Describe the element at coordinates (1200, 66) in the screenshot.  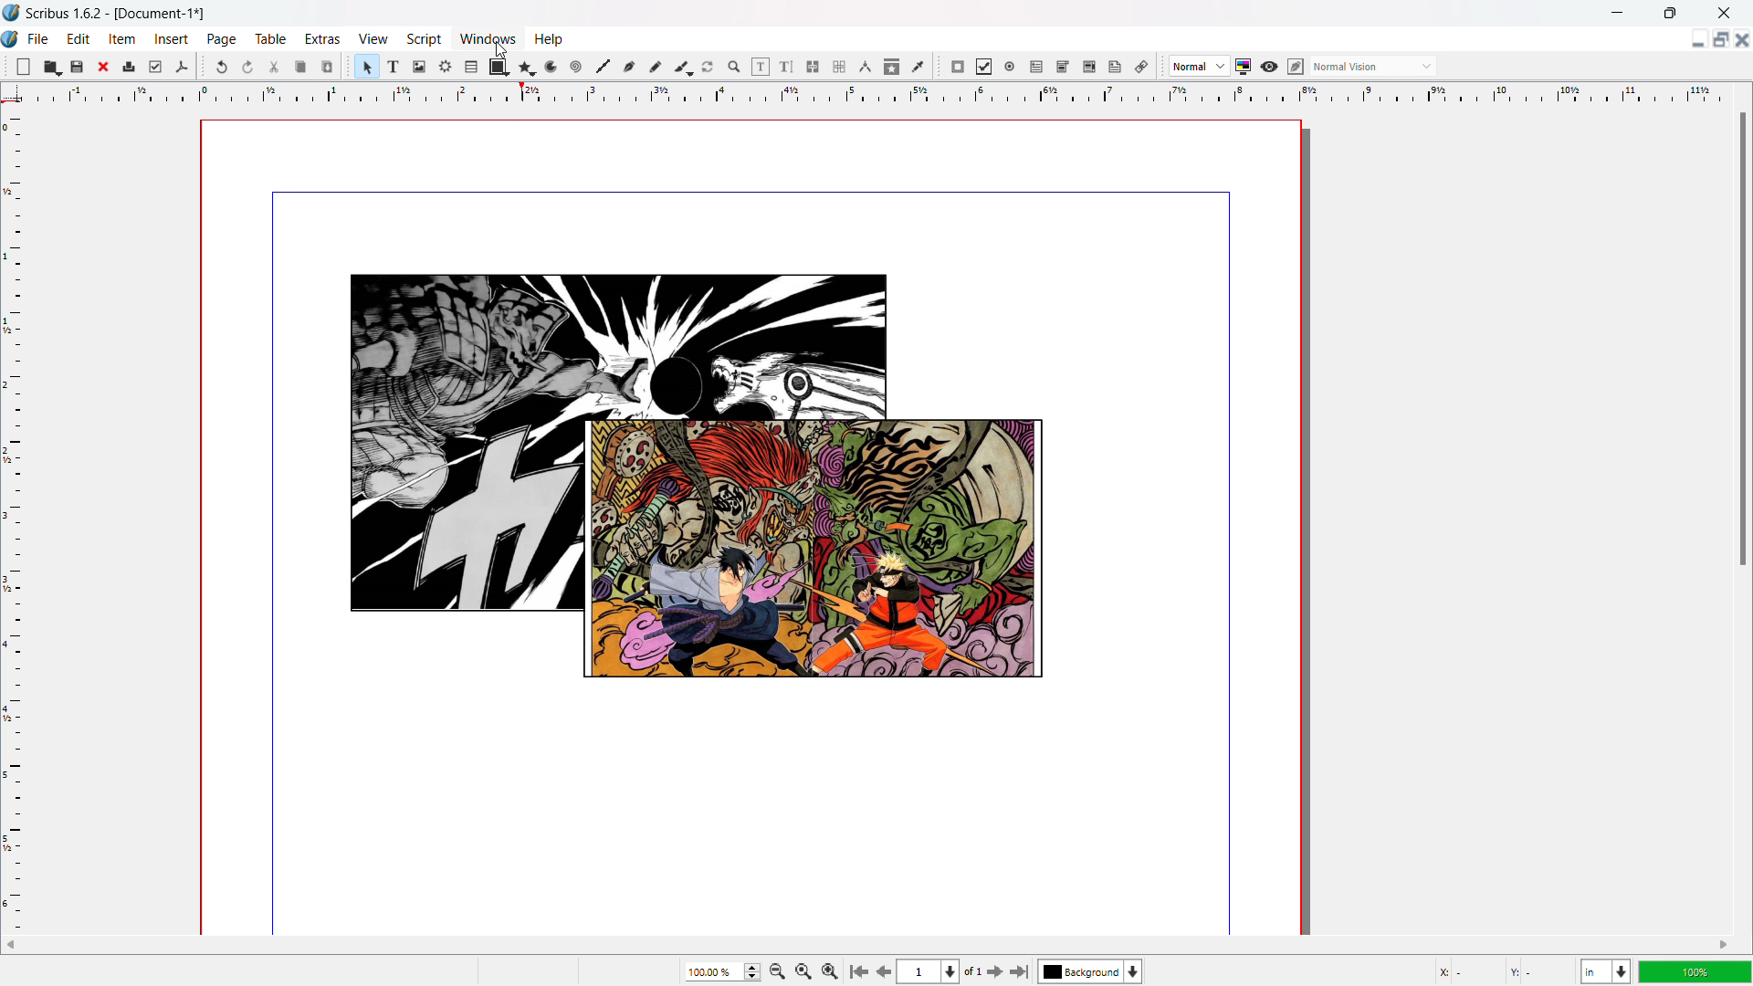
I see `select image preview` at that location.